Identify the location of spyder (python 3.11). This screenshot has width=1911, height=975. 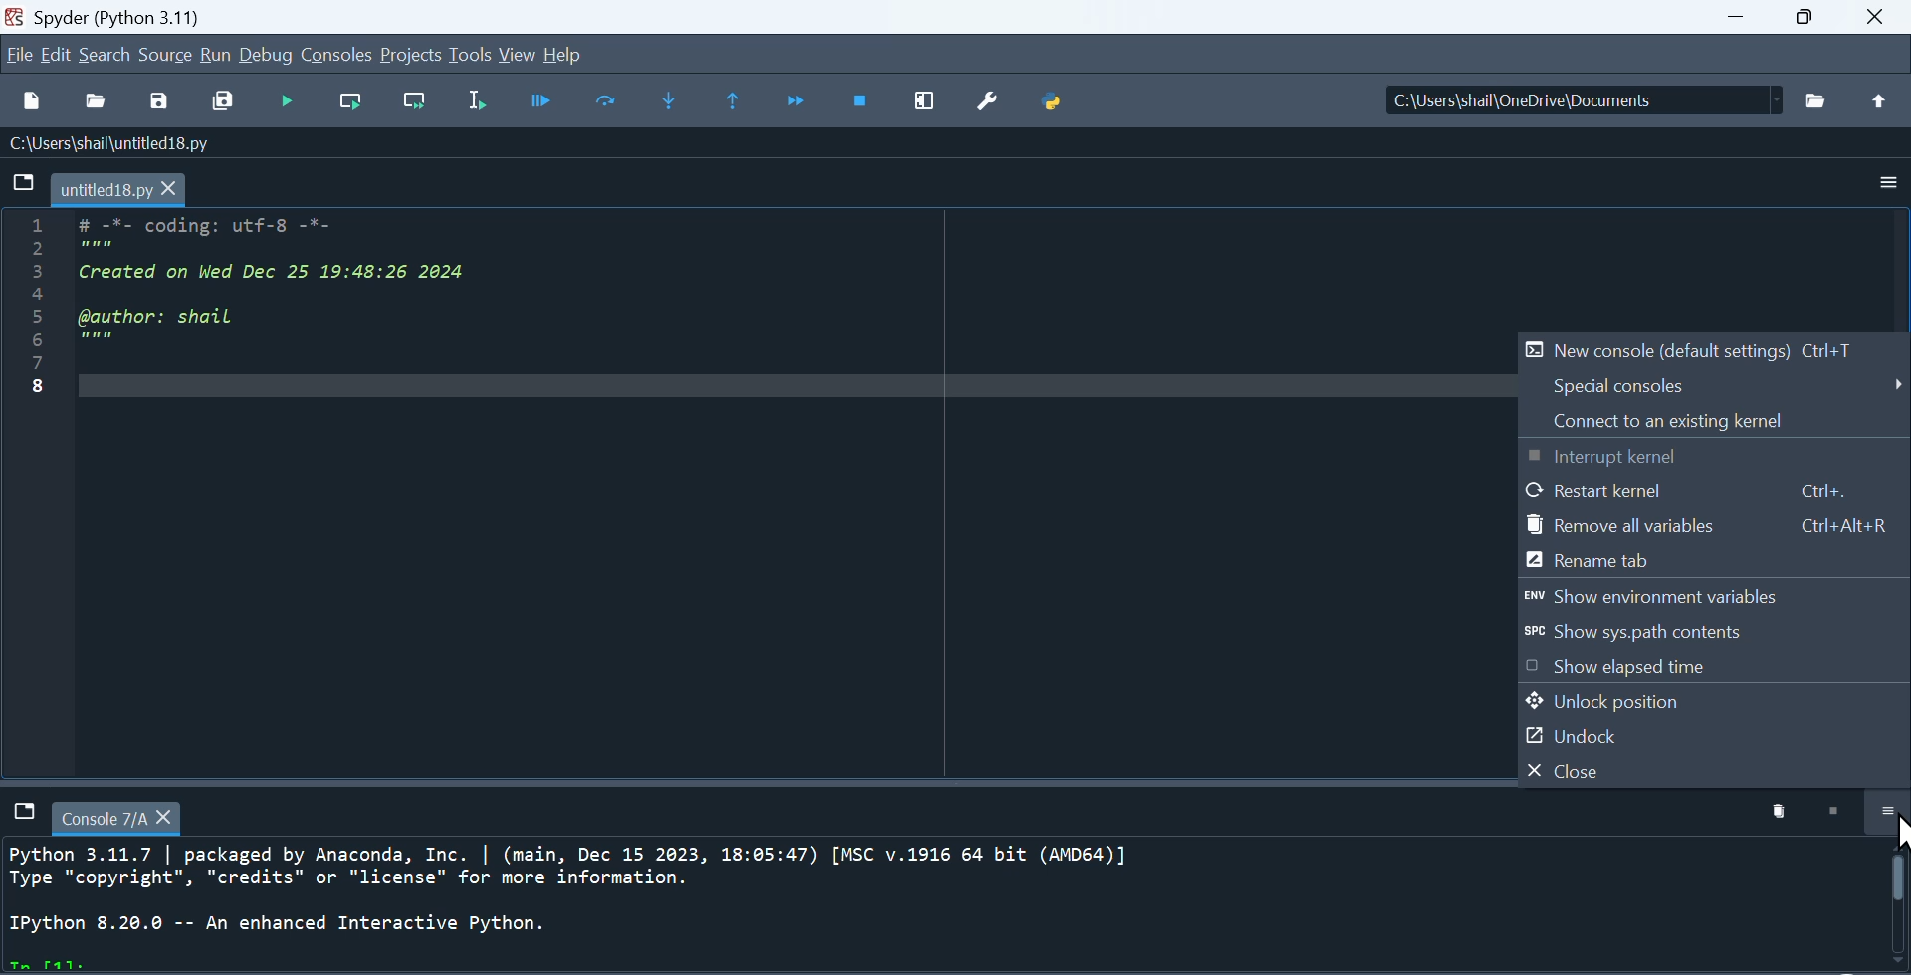
(138, 19).